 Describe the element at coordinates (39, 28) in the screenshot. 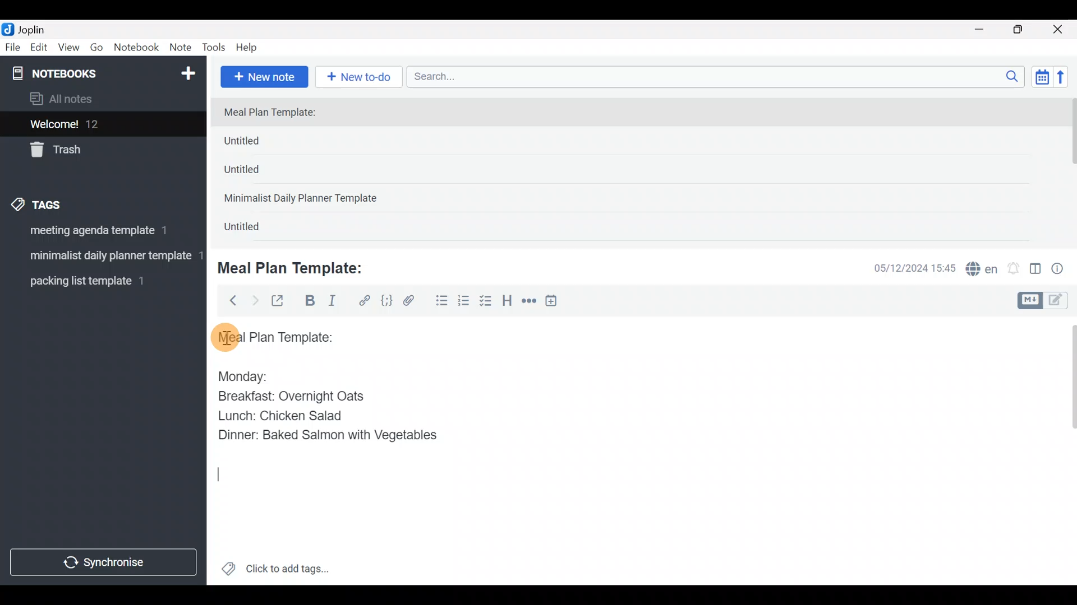

I see `Joplin` at that location.